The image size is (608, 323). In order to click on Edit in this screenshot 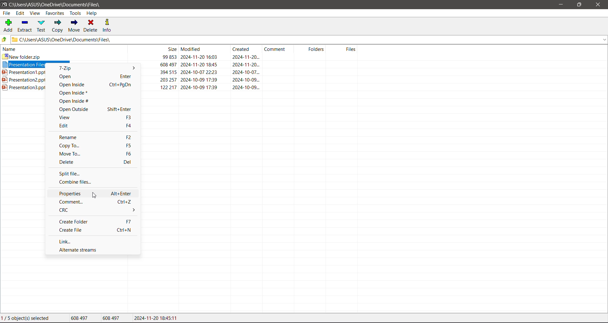, I will do `click(96, 126)`.